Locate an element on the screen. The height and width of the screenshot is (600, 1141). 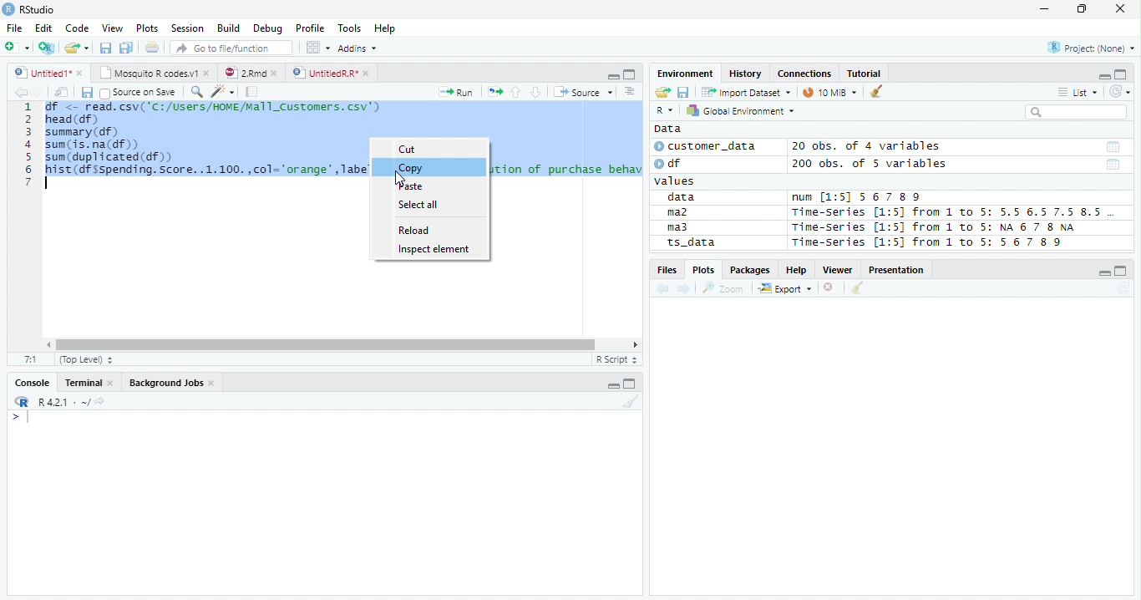
customer_data is located at coordinates (708, 146).